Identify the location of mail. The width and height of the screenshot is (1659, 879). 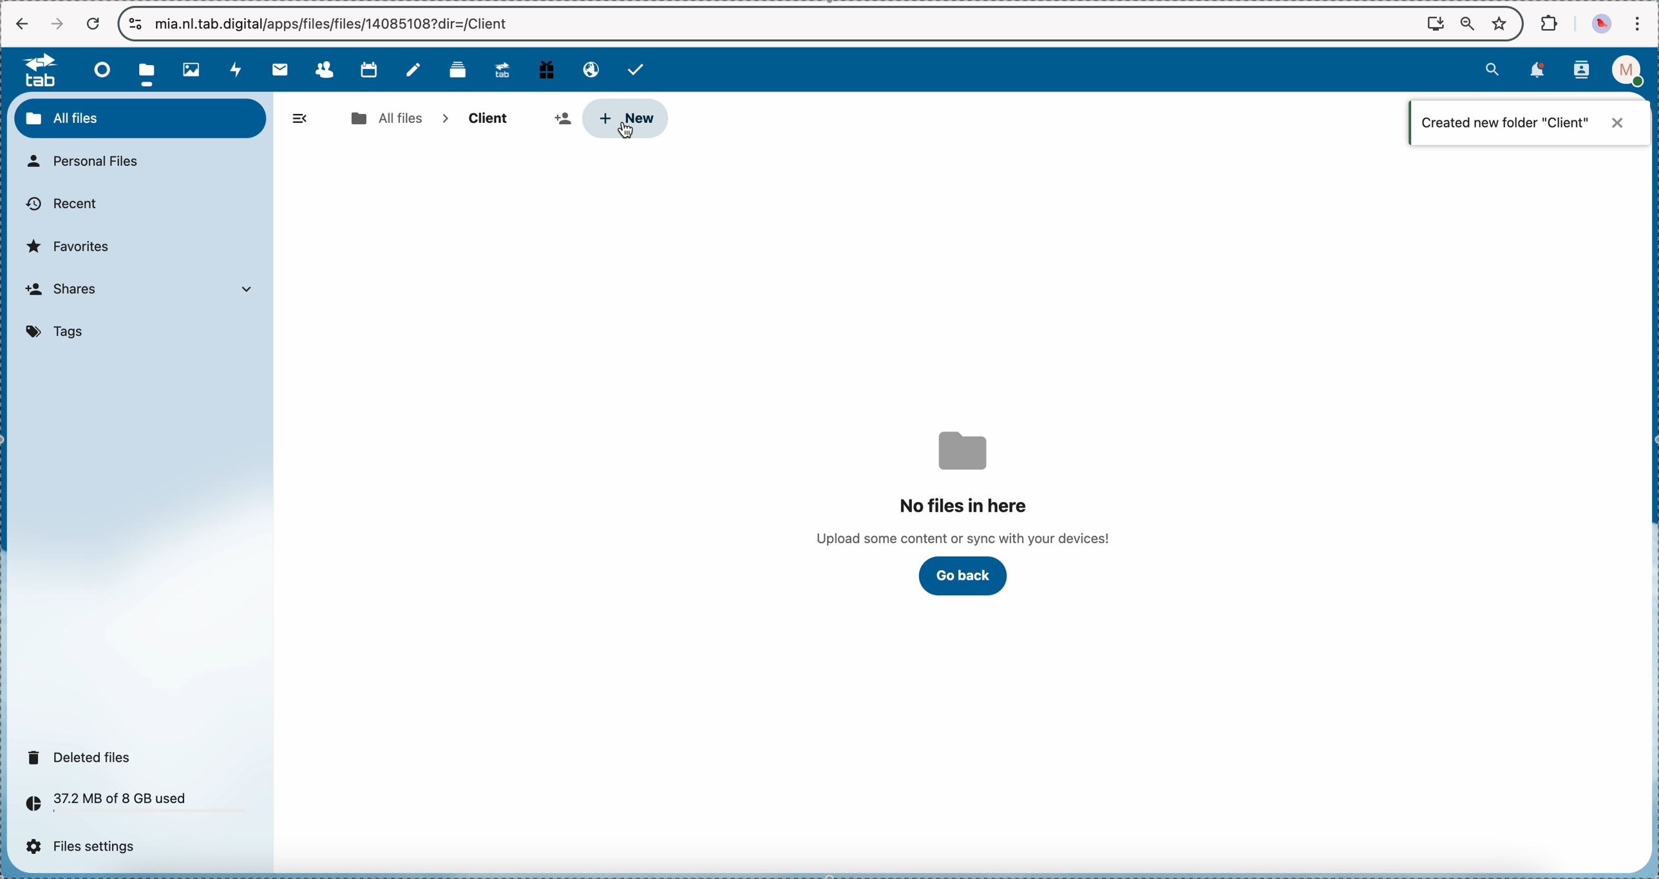
(279, 69).